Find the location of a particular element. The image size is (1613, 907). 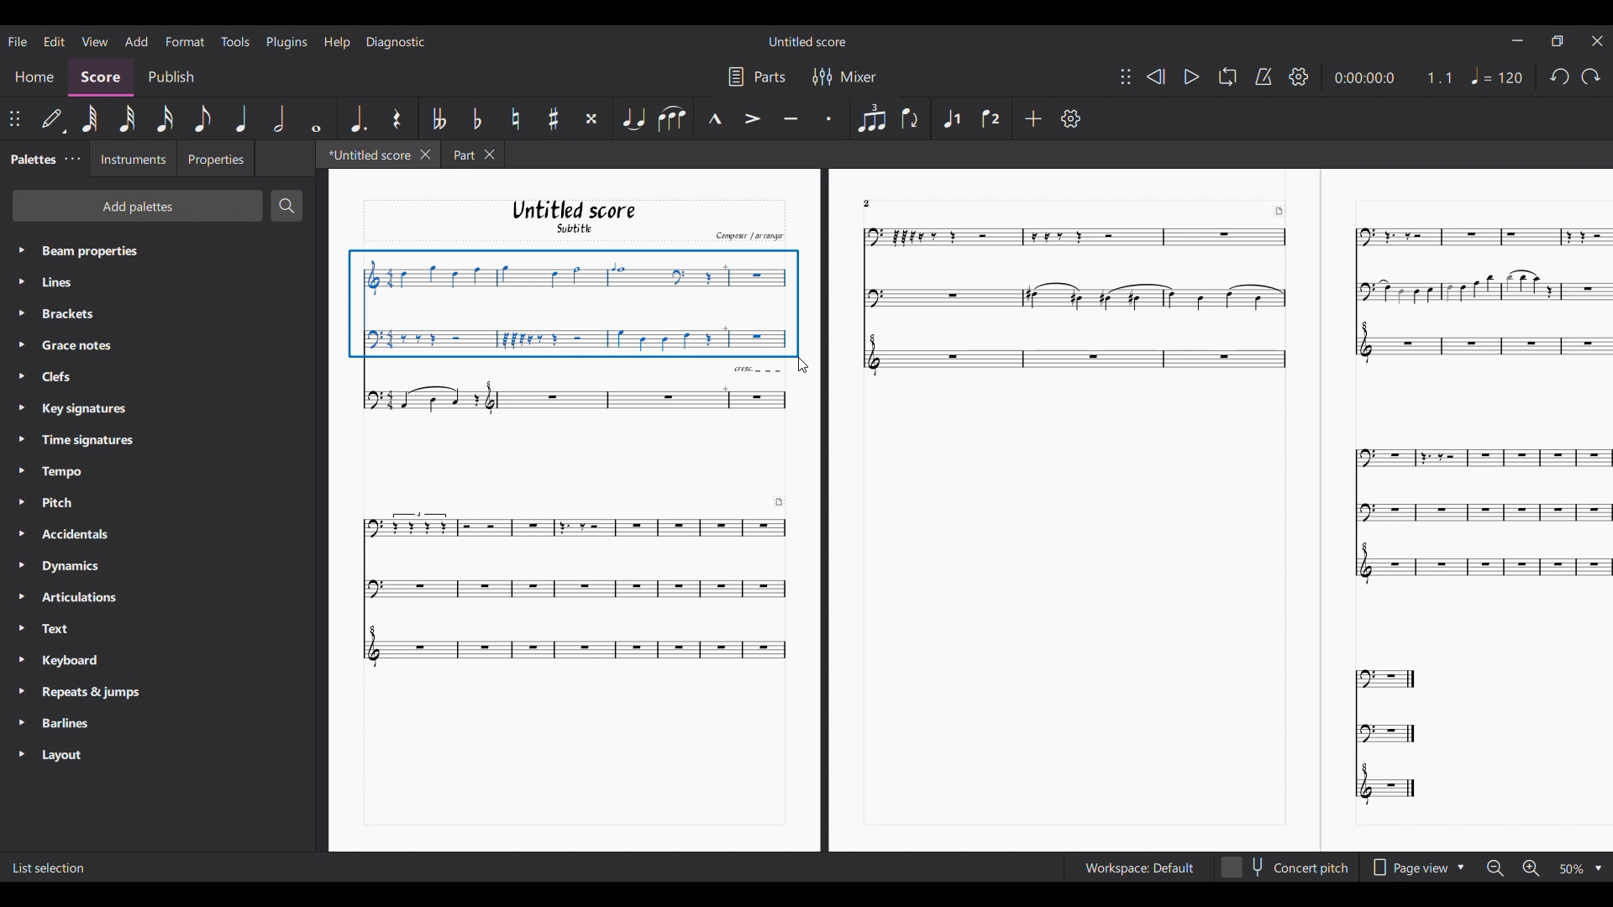

 is located at coordinates (20, 506).